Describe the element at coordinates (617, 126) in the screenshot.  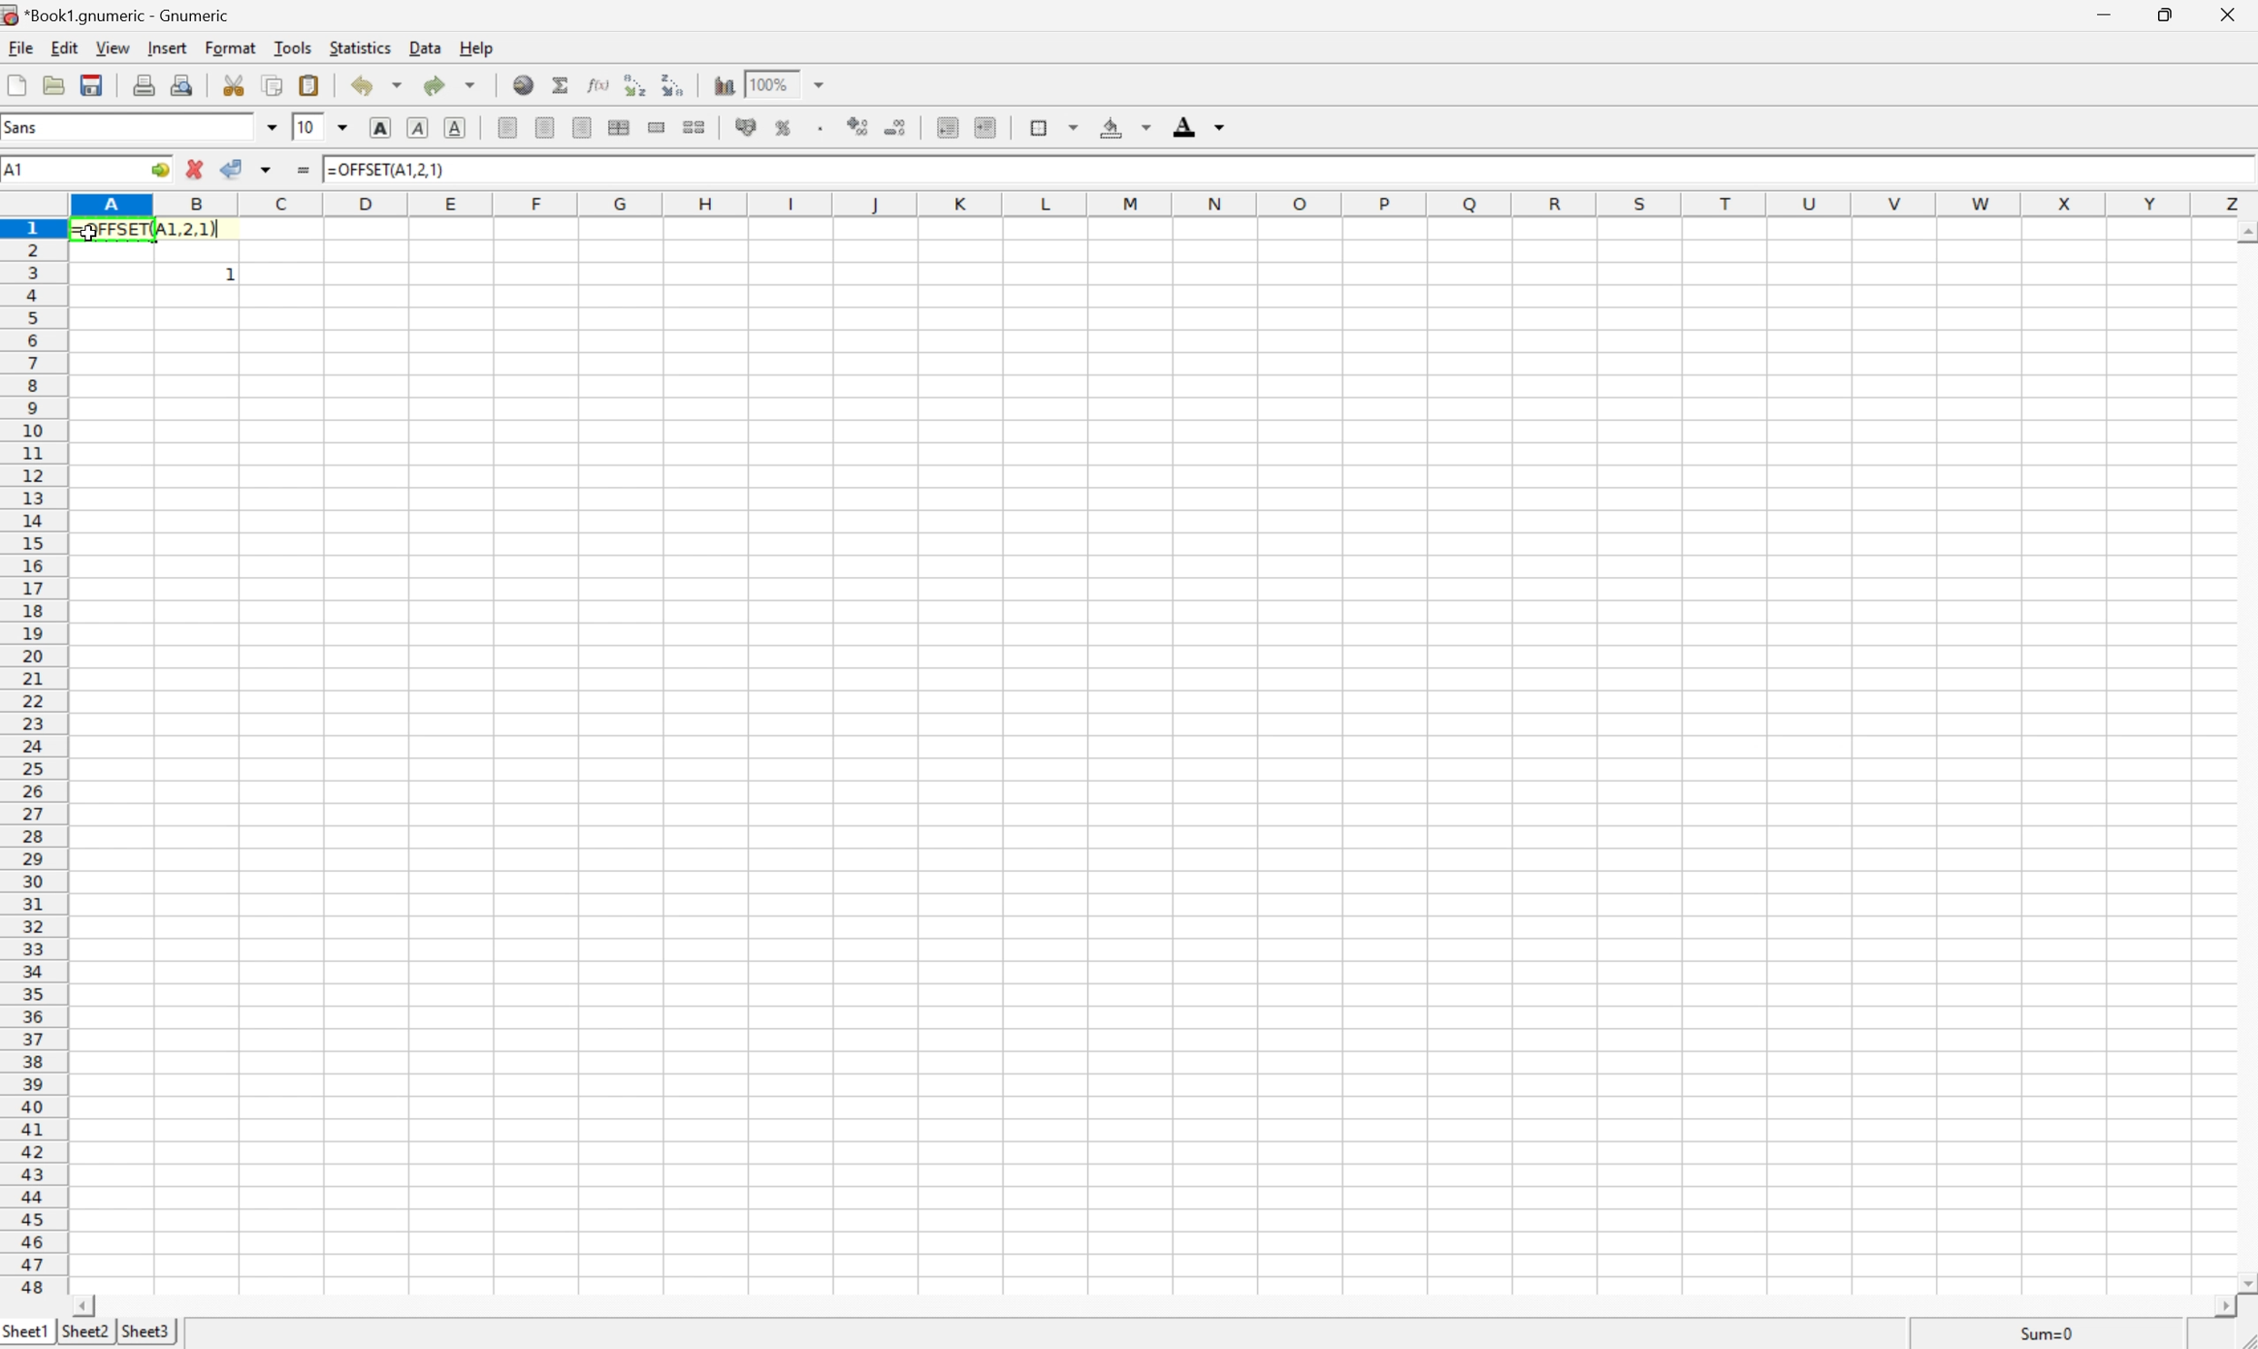
I see `center horizontally across selection` at that location.